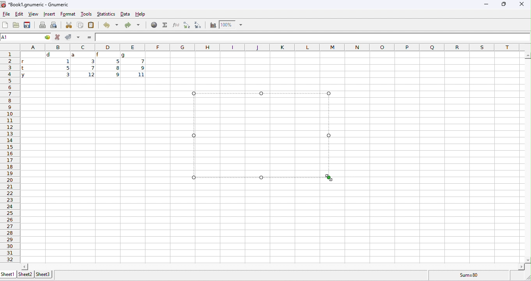  What do you see at coordinates (330, 178) in the screenshot?
I see `cursor at mouse up` at bounding box center [330, 178].